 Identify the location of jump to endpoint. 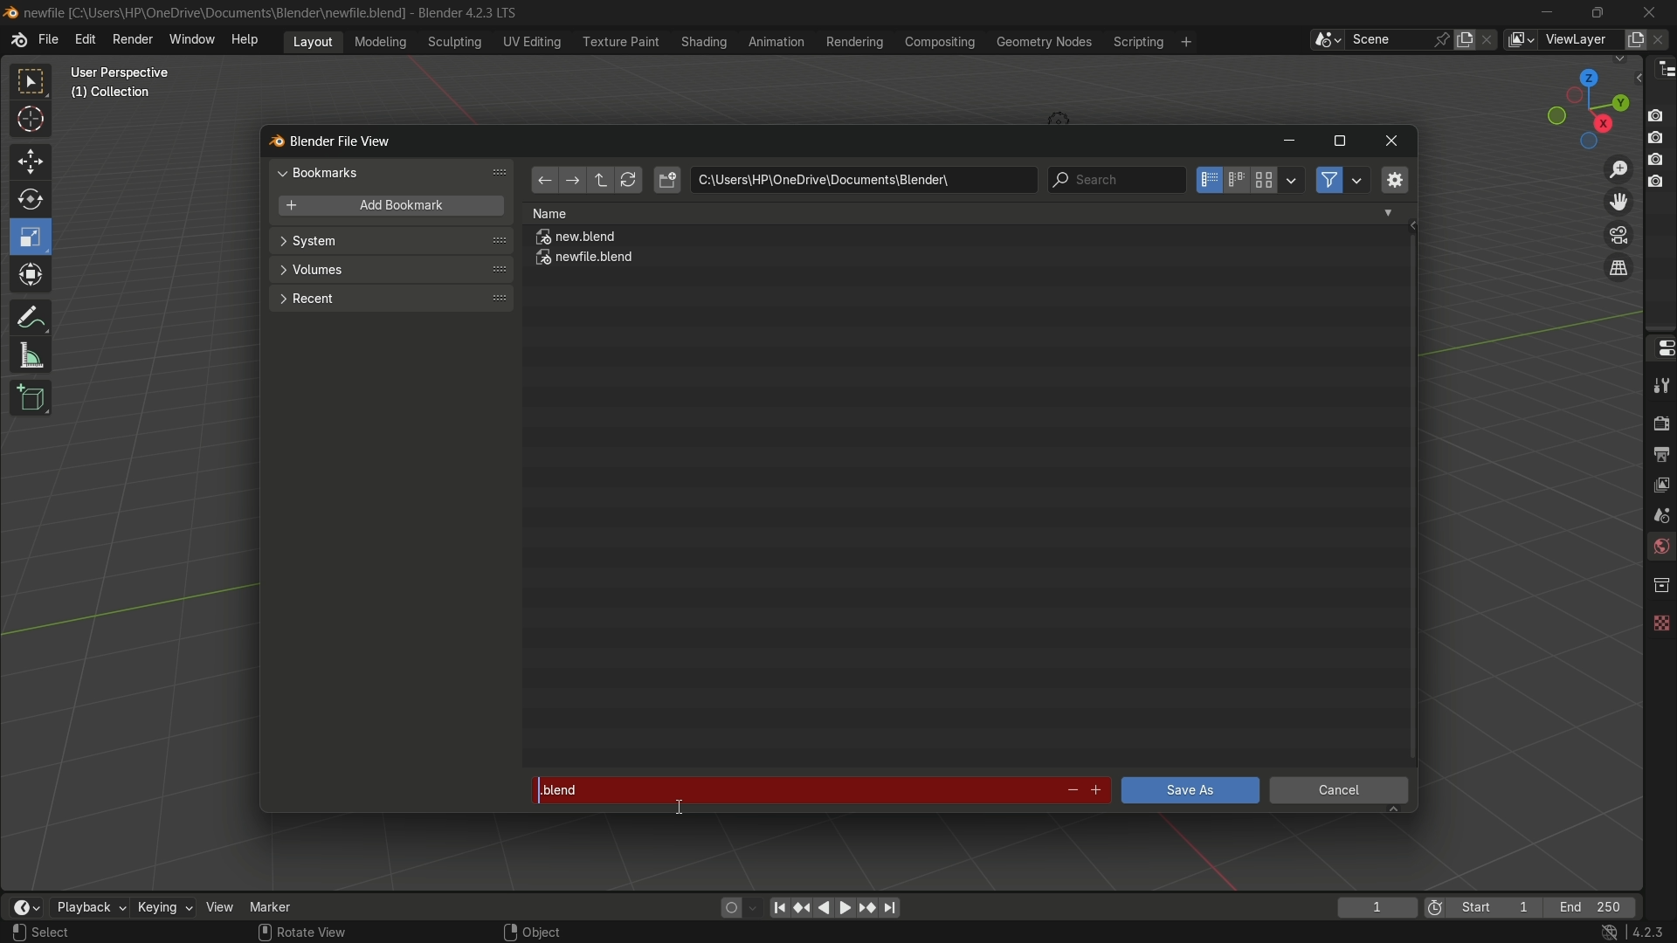
(779, 906).